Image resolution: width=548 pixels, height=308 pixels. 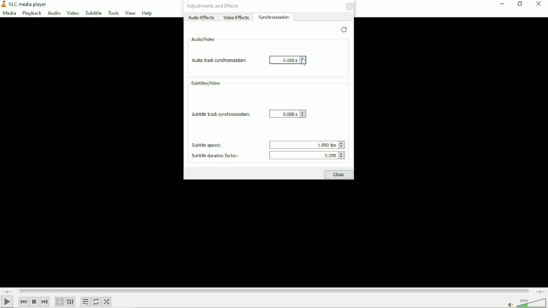 What do you see at coordinates (148, 13) in the screenshot?
I see `Help` at bounding box center [148, 13].